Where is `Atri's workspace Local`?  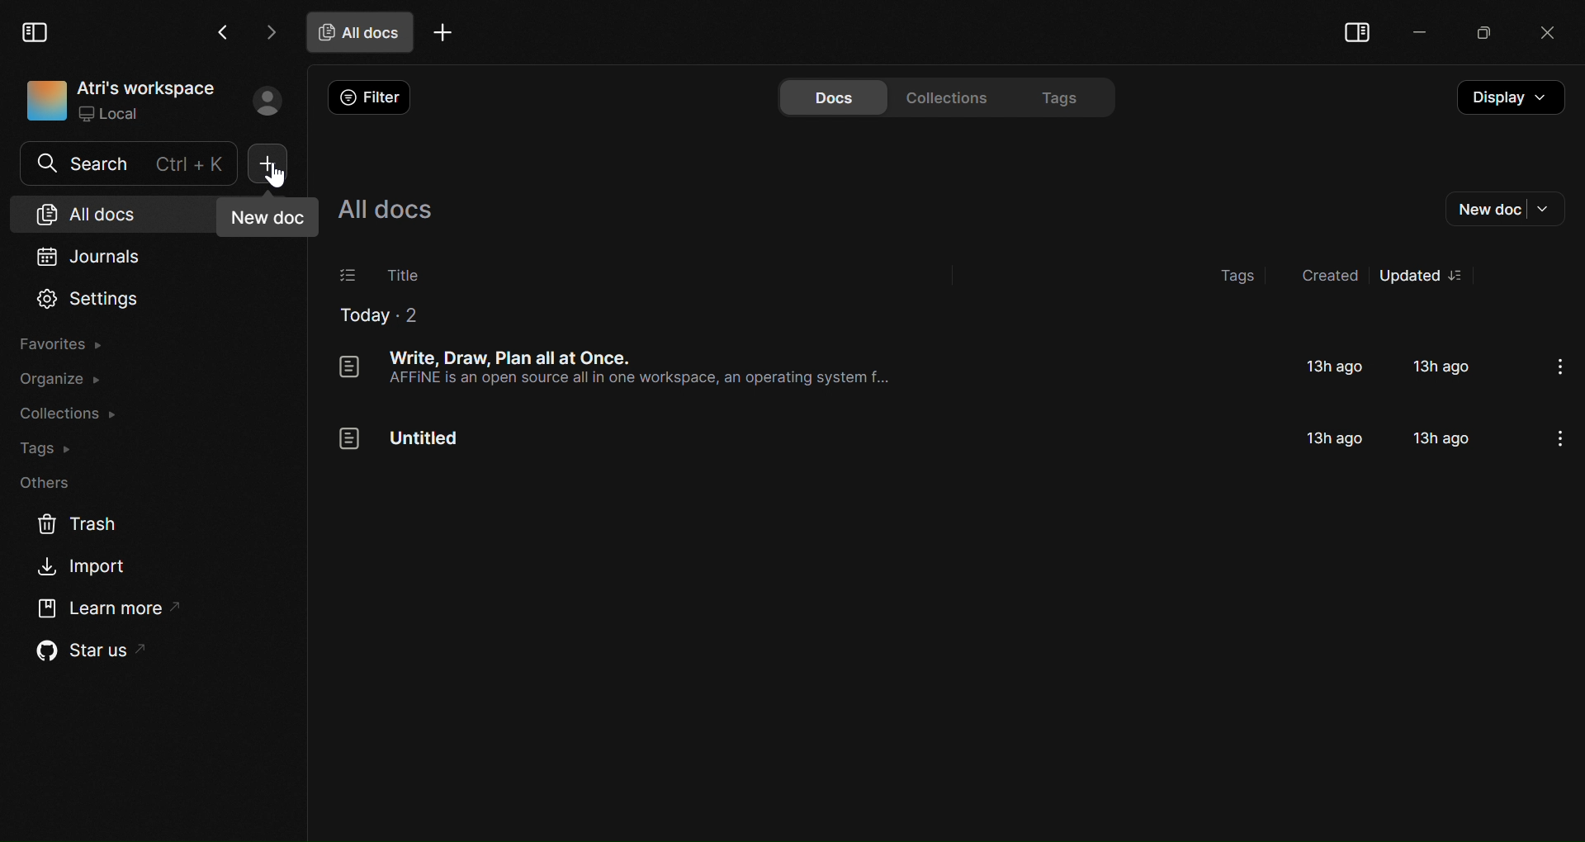 Atri's workspace Local is located at coordinates (147, 102).